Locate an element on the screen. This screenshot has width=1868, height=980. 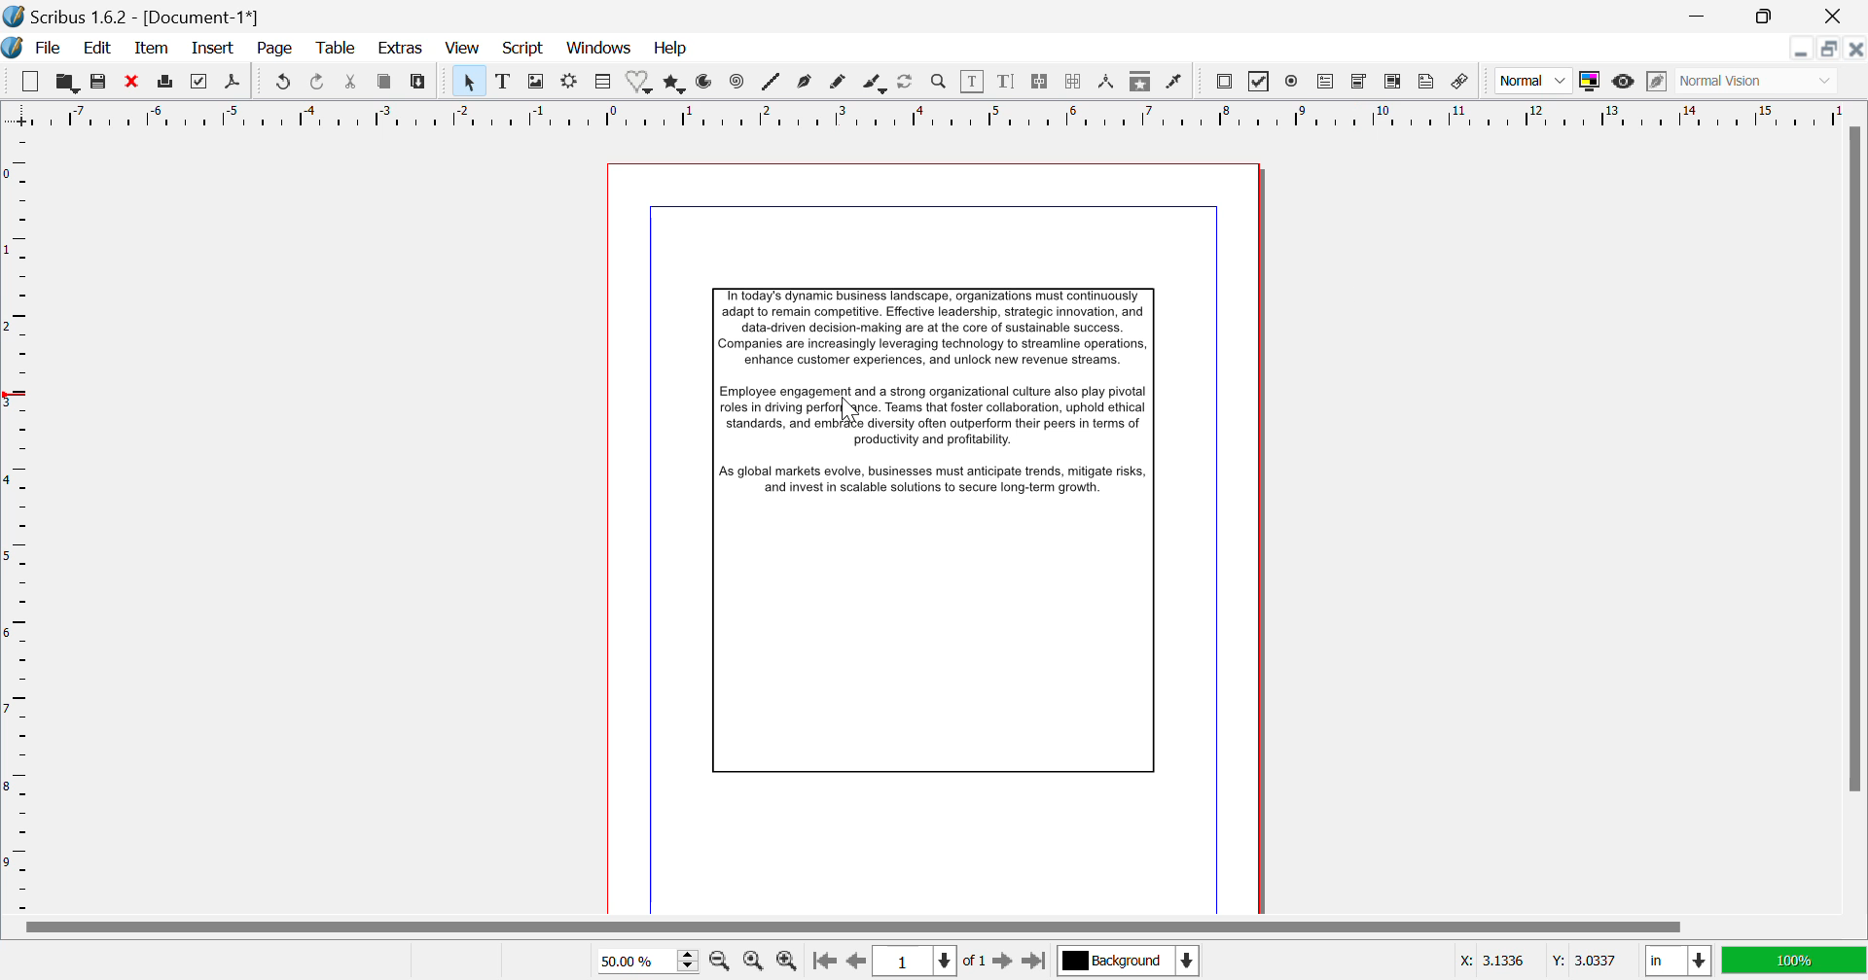
Insert is located at coordinates (215, 48).